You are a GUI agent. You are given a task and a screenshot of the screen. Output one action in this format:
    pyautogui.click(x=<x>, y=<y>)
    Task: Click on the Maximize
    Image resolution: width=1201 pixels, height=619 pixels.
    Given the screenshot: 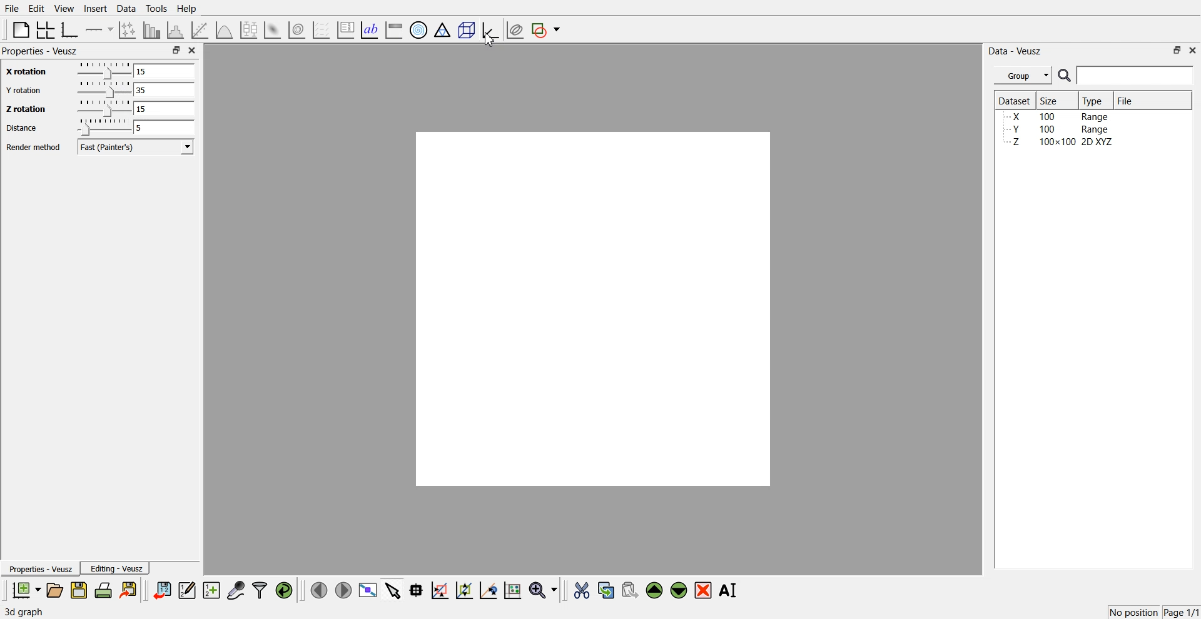 What is the action you would take?
    pyautogui.click(x=176, y=49)
    